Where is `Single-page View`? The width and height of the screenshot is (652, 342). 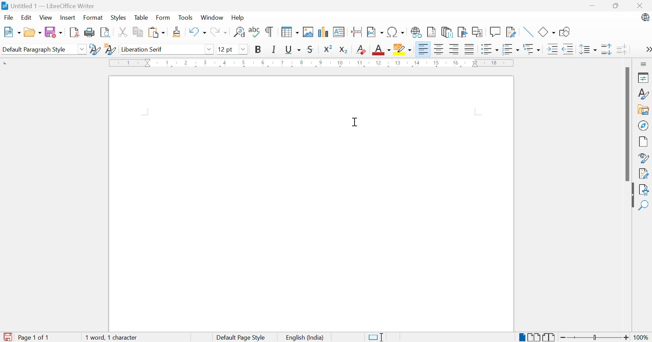 Single-page View is located at coordinates (522, 337).